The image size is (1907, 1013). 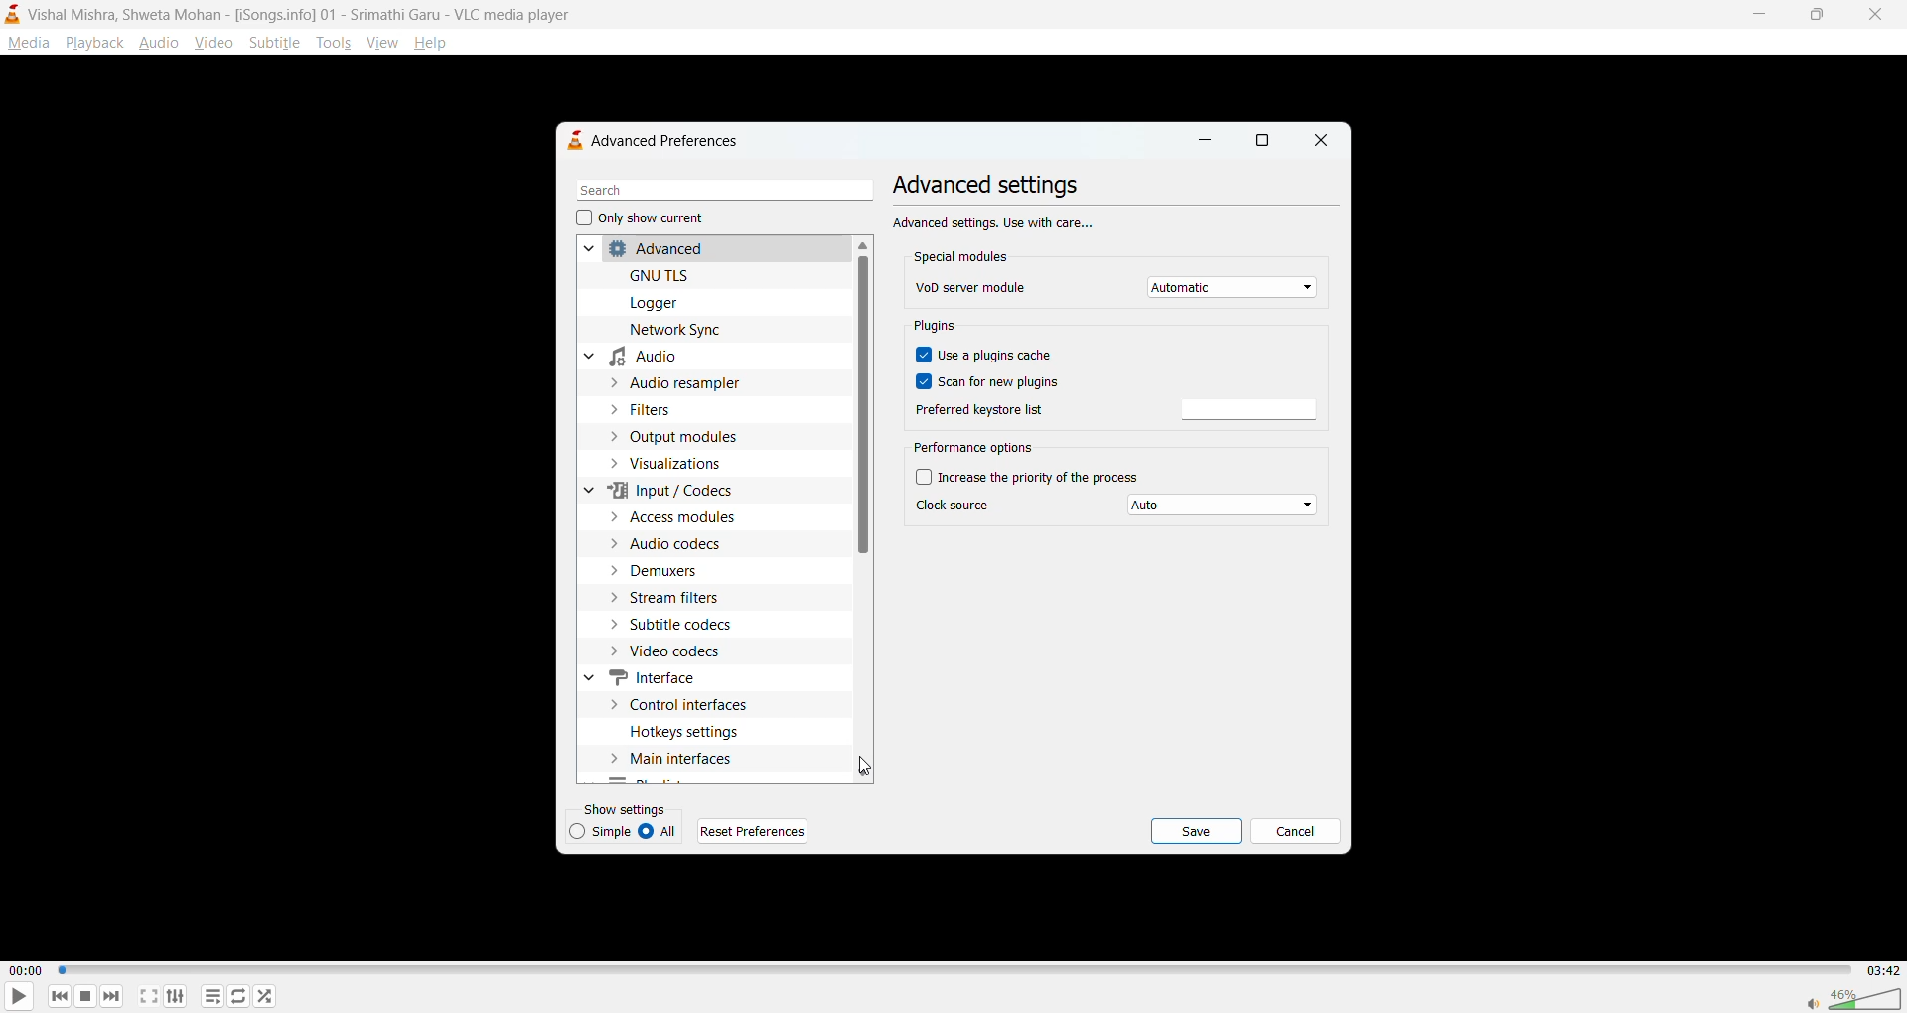 I want to click on advanced preferences, so click(x=662, y=140).